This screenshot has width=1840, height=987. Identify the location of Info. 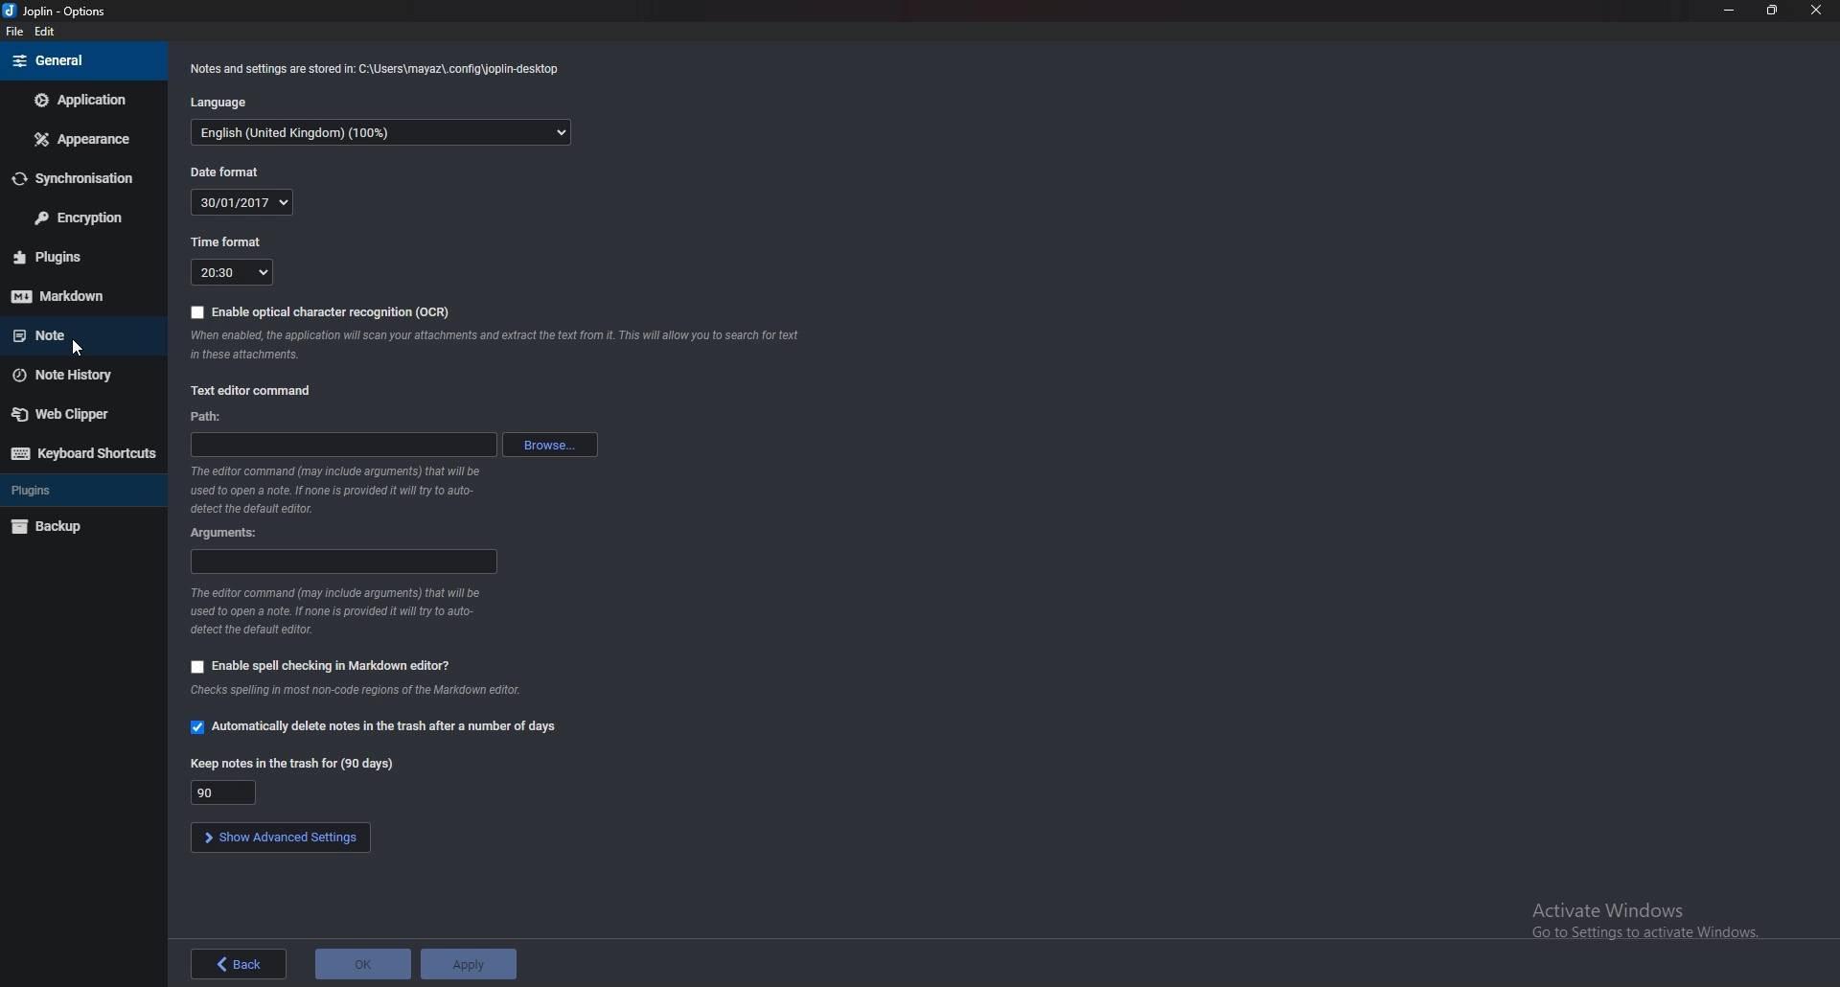
(338, 609).